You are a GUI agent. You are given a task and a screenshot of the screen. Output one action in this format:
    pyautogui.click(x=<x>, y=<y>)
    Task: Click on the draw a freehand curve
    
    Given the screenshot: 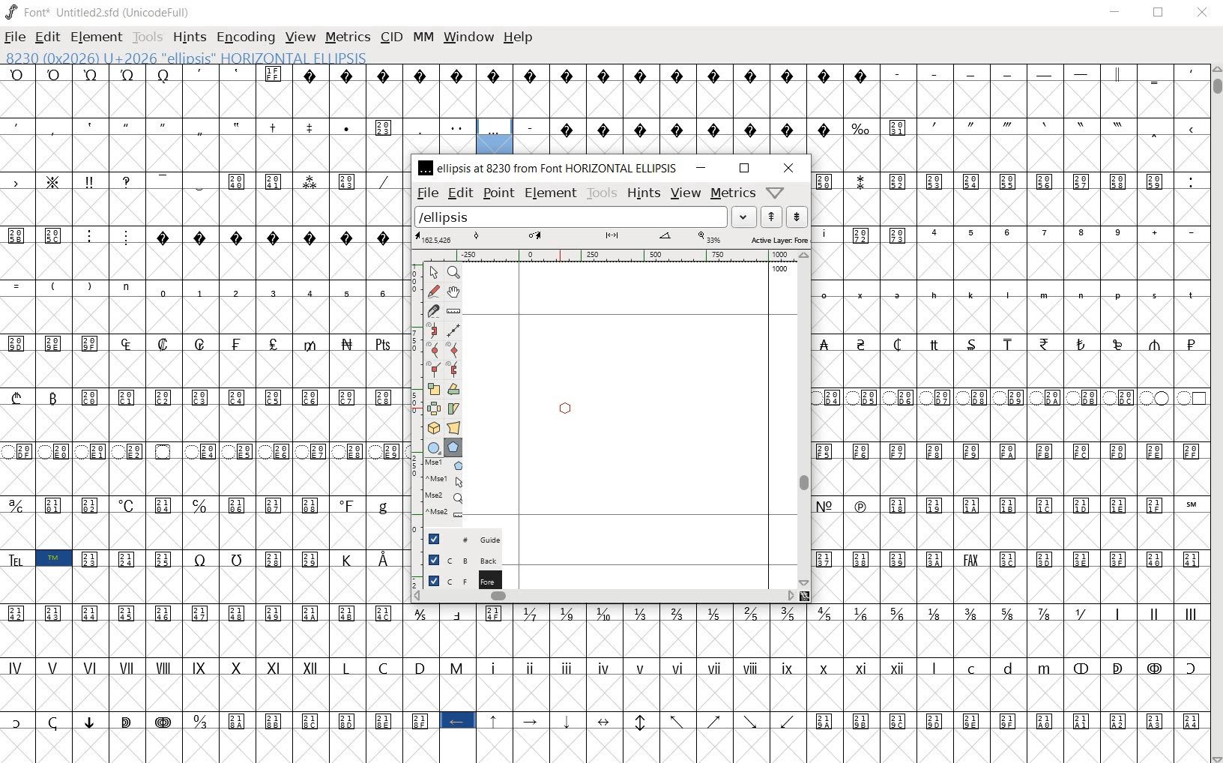 What is the action you would take?
    pyautogui.click(x=433, y=291)
    